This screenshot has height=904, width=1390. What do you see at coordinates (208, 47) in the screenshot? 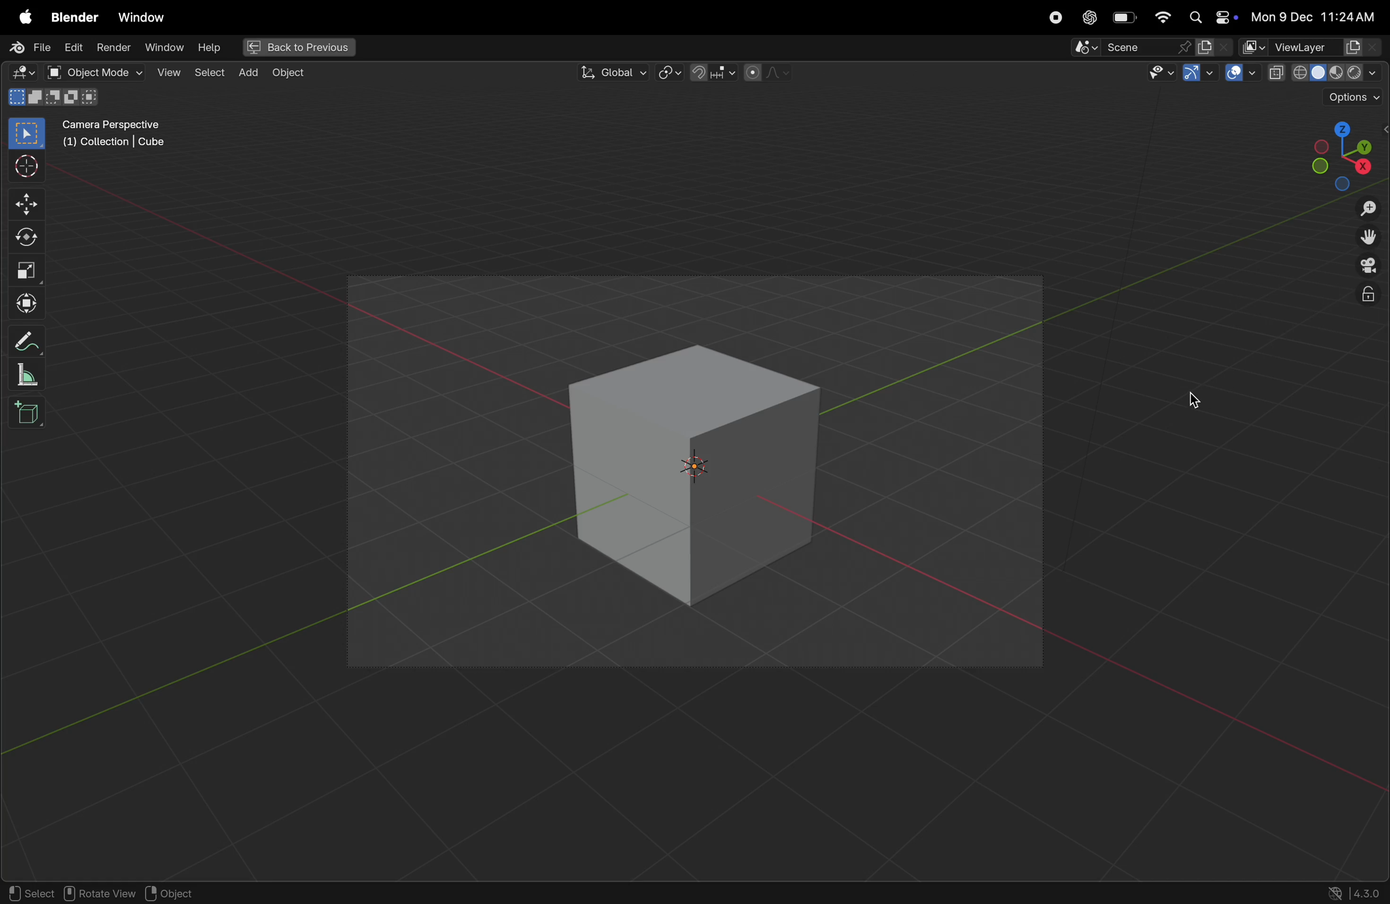
I see `help` at bounding box center [208, 47].